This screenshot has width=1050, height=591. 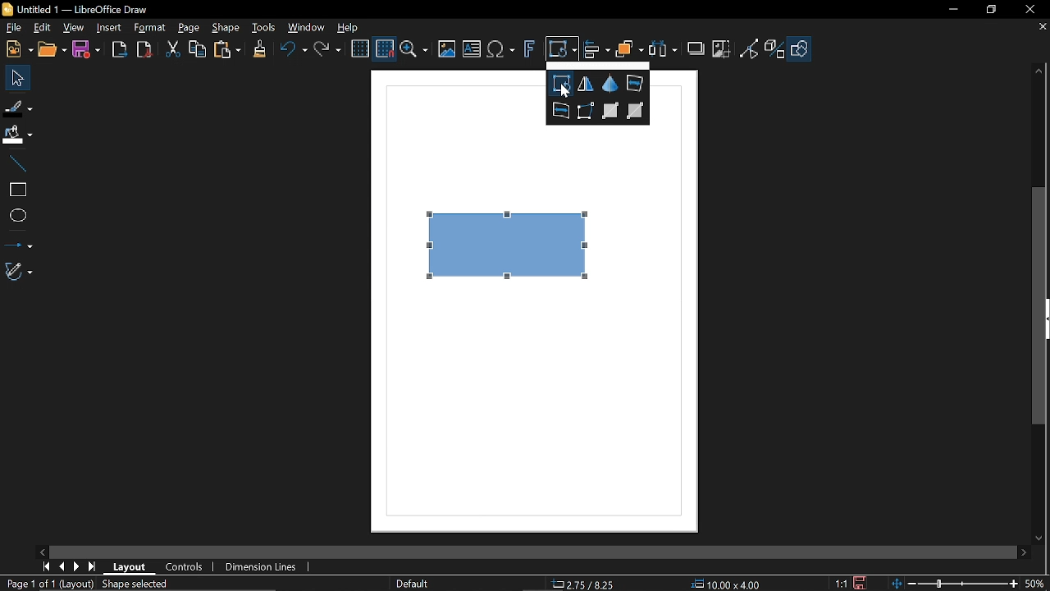 What do you see at coordinates (304, 29) in the screenshot?
I see `Window` at bounding box center [304, 29].